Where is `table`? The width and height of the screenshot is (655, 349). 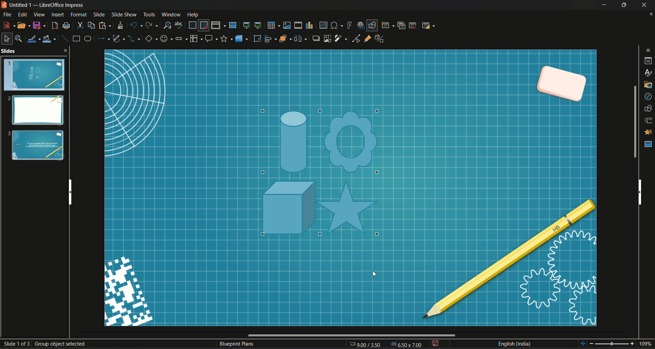 table is located at coordinates (273, 25).